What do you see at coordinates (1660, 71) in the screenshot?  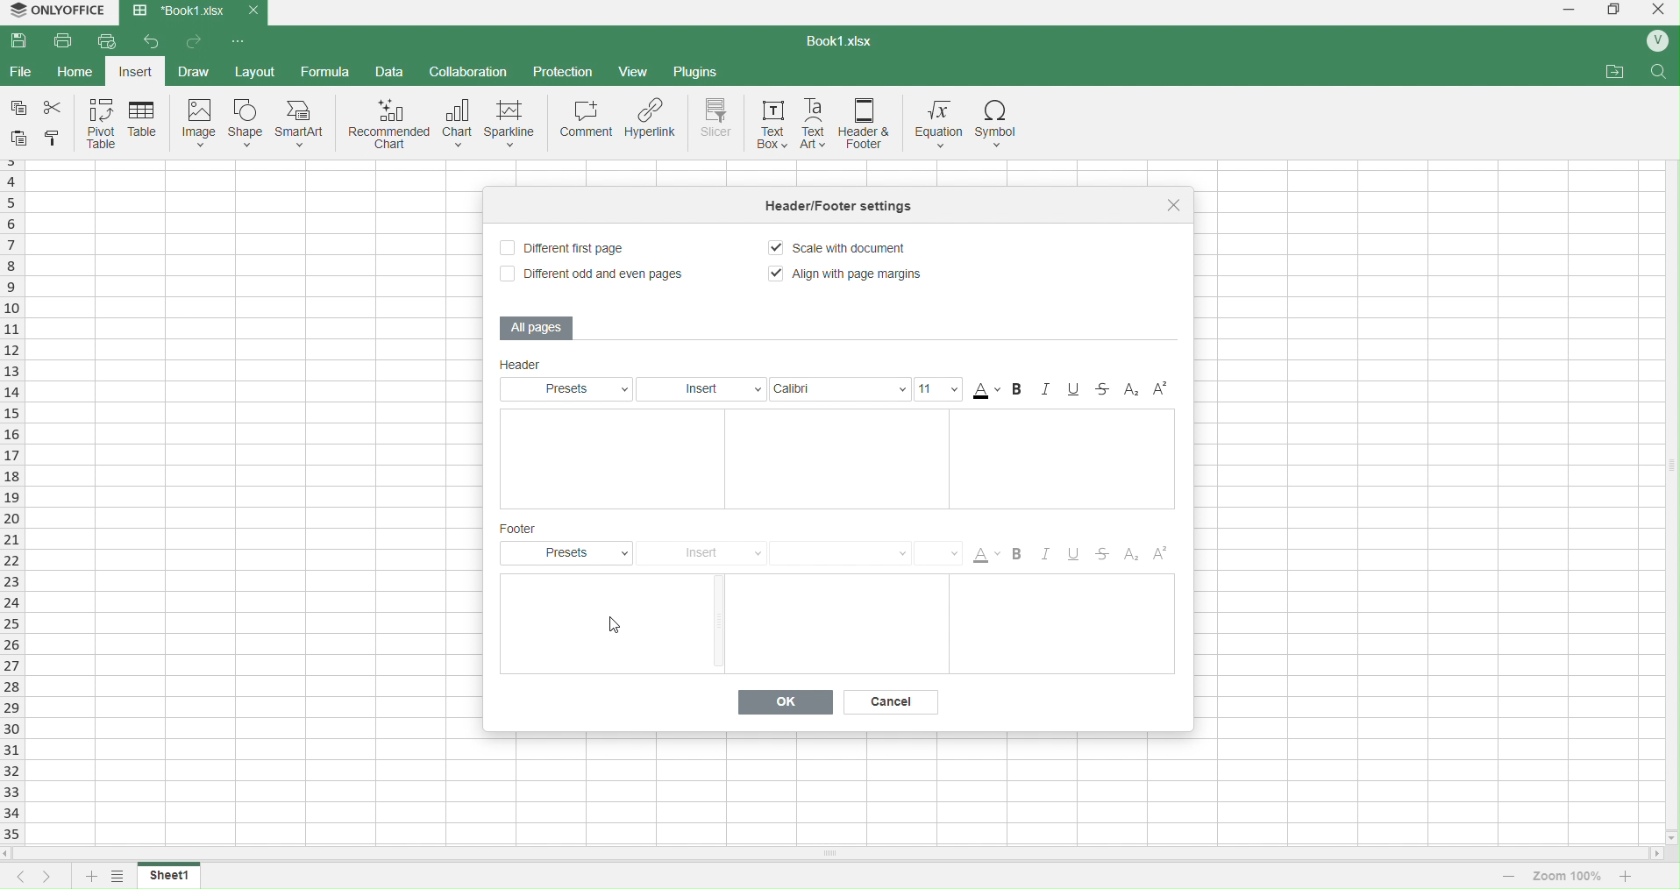 I see `search` at bounding box center [1660, 71].